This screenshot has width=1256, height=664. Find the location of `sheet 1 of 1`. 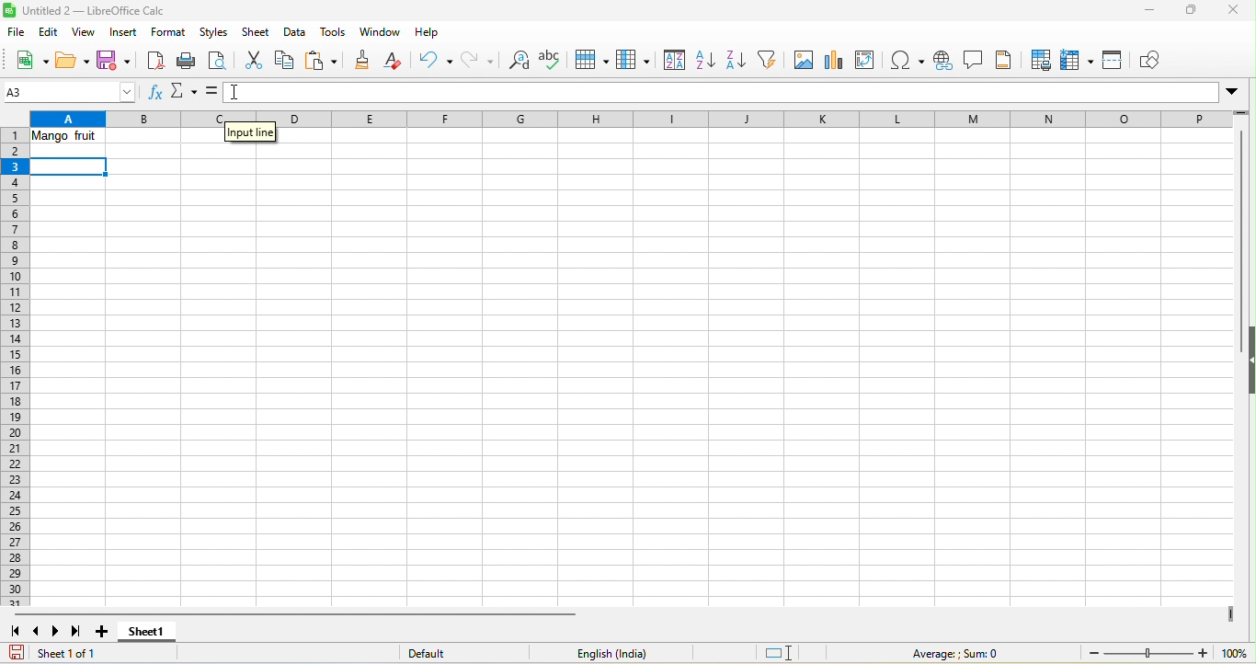

sheet 1 of 1 is located at coordinates (61, 653).